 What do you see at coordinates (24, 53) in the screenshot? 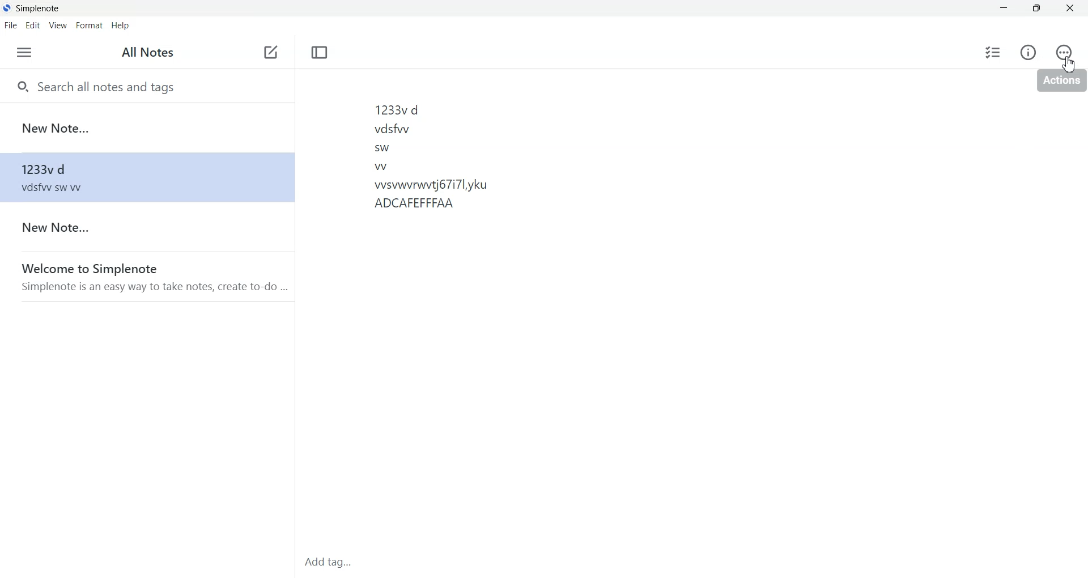
I see `Menu` at bounding box center [24, 53].